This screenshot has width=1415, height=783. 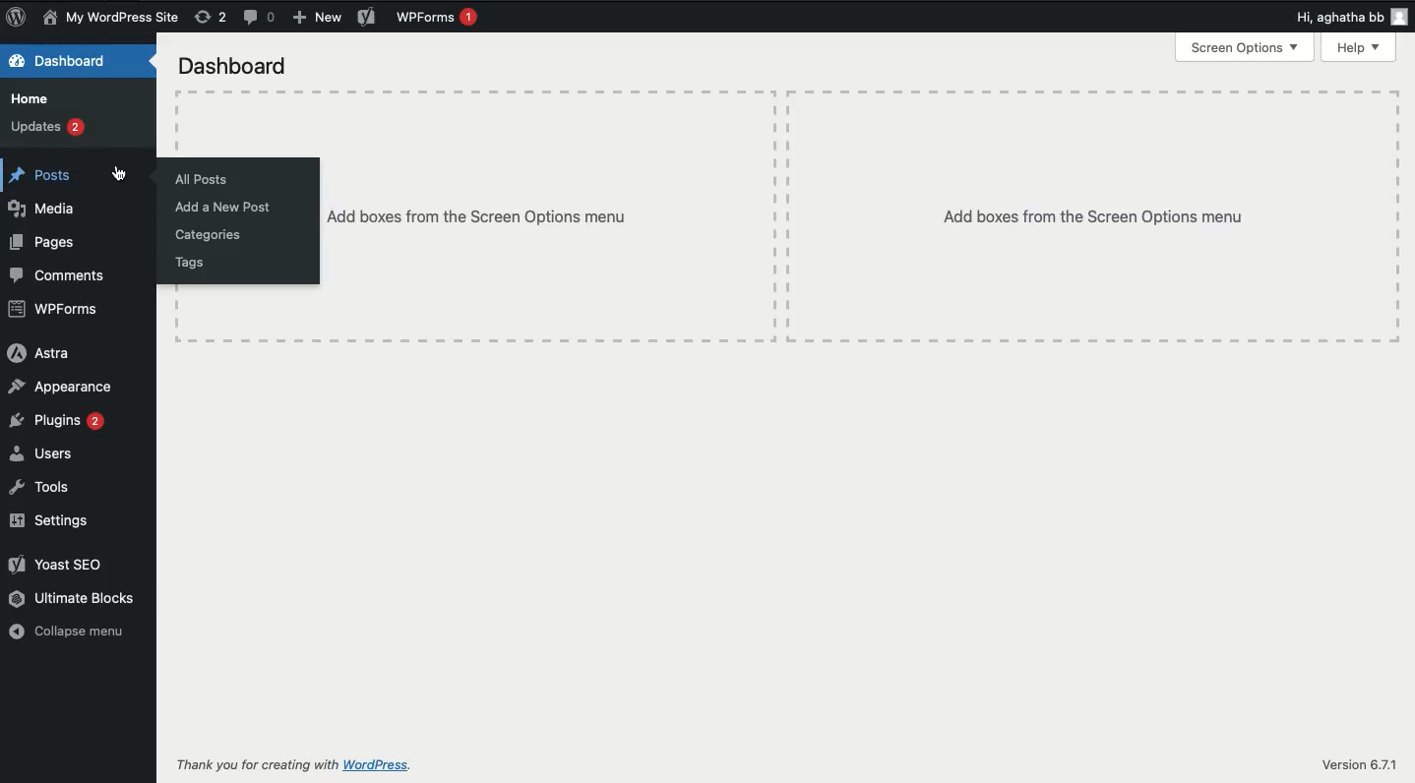 I want to click on Comments, so click(x=62, y=277).